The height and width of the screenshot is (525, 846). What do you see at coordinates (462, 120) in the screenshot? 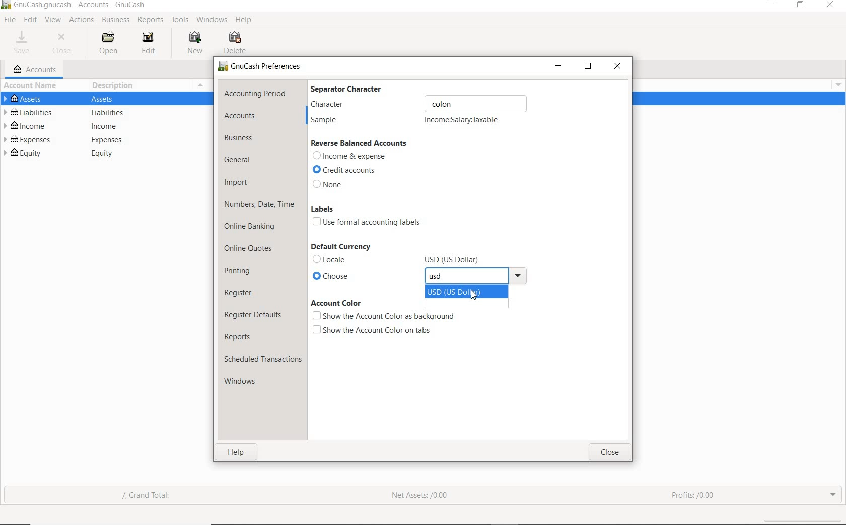
I see `incomeSalary:Taxable` at bounding box center [462, 120].